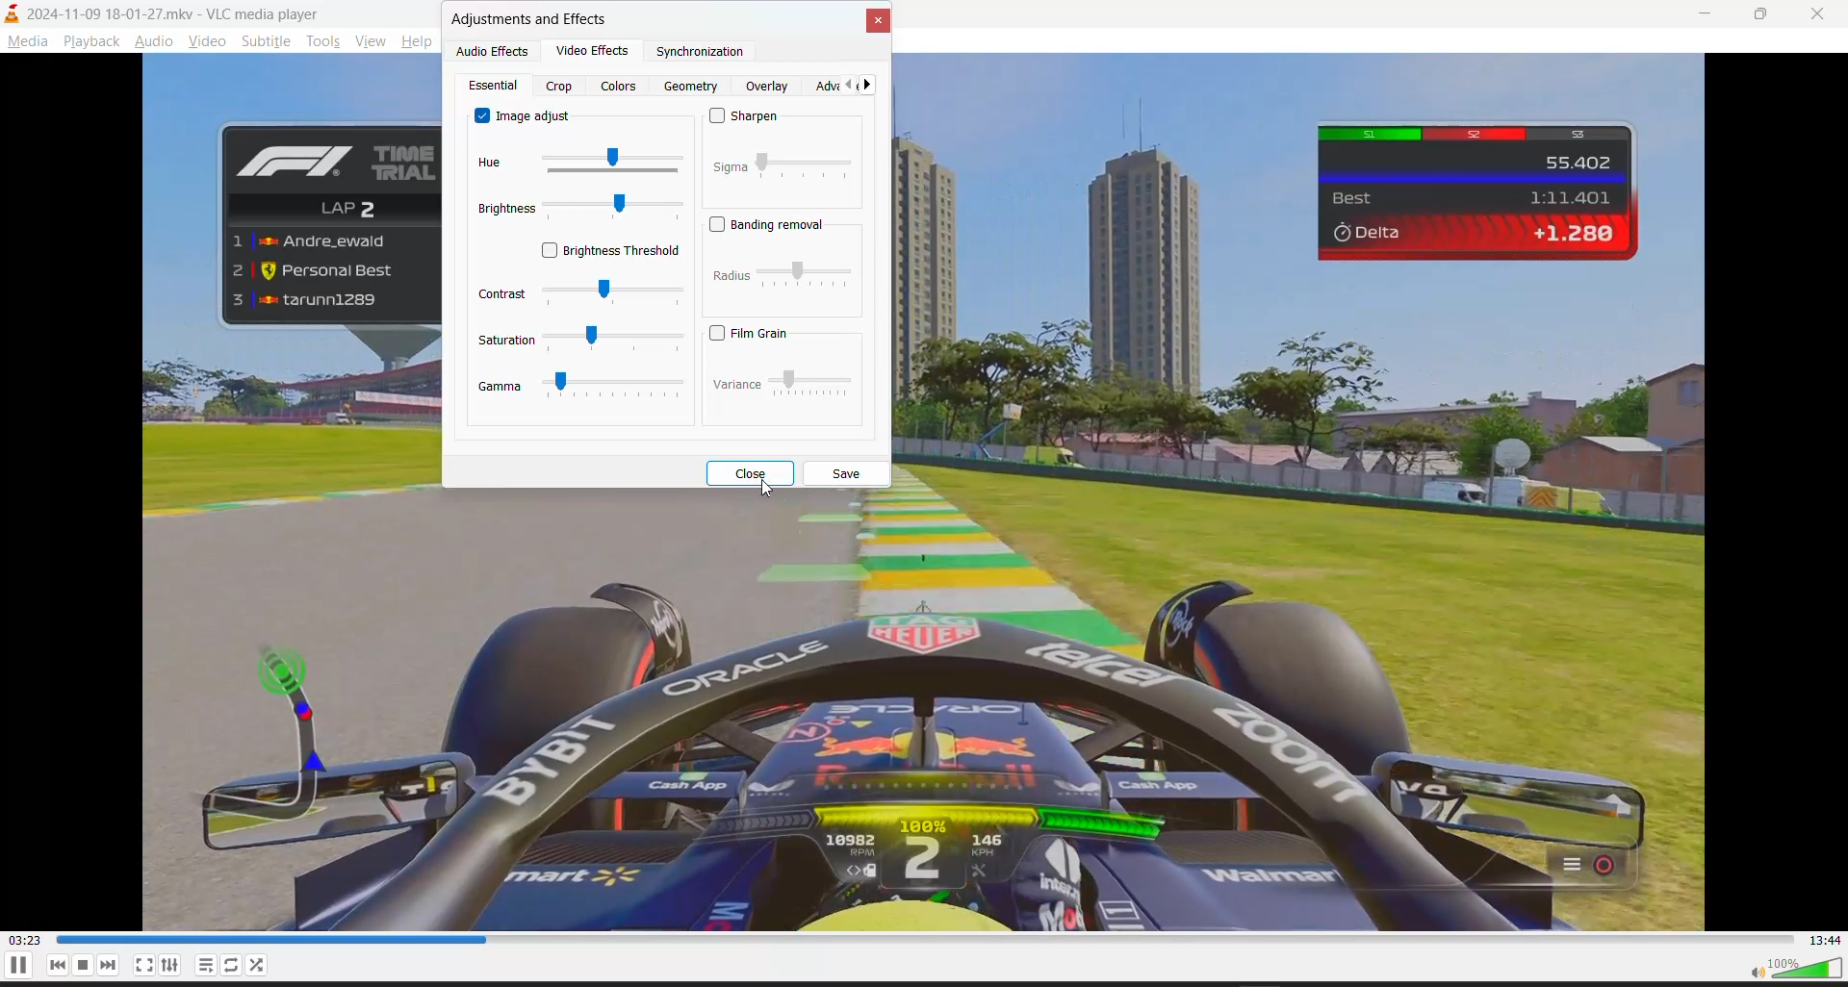 The height and width of the screenshot is (987, 1848). I want to click on close, so click(1821, 12).